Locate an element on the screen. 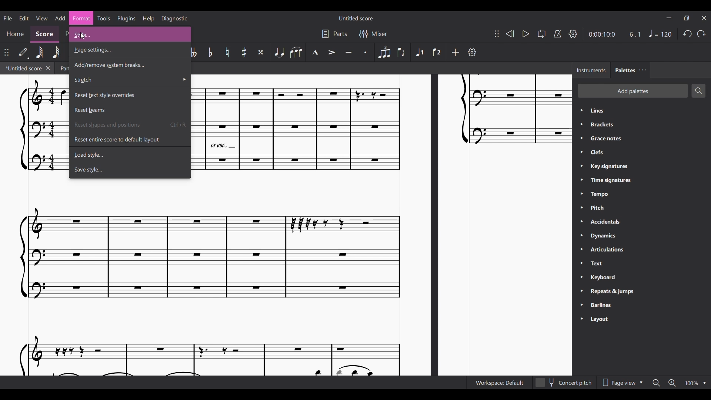 The width and height of the screenshot is (711, 400). Search palettes is located at coordinates (698, 91).